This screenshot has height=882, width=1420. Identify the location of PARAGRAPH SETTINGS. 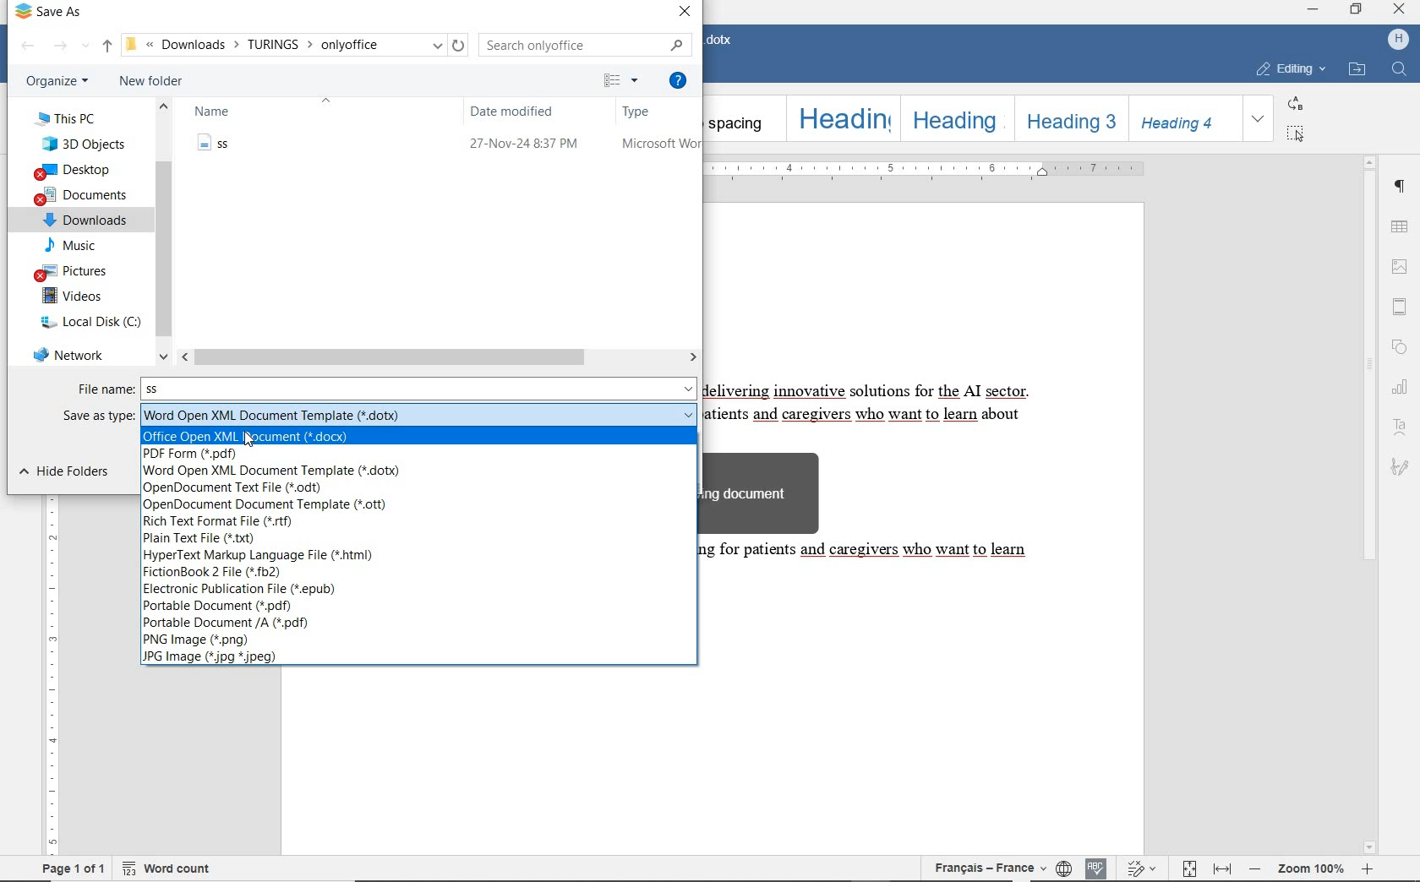
(1401, 188).